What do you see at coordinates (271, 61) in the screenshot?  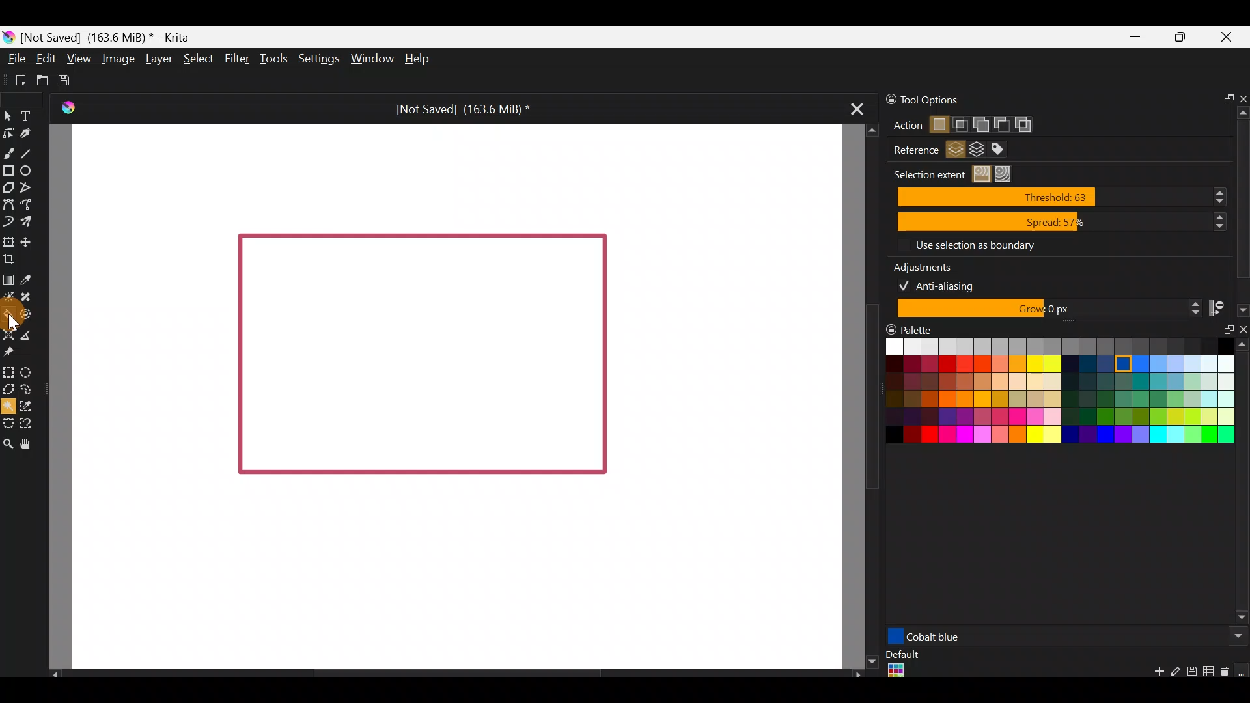 I see `Tools` at bounding box center [271, 61].